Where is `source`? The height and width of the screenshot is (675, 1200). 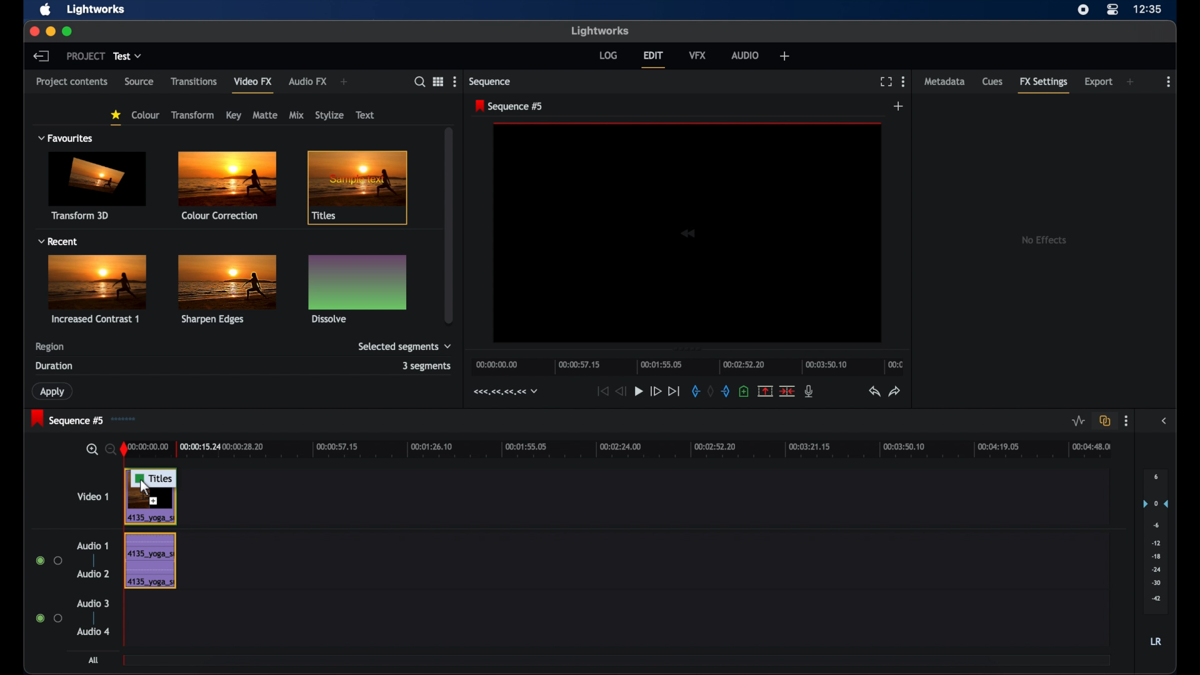 source is located at coordinates (139, 82).